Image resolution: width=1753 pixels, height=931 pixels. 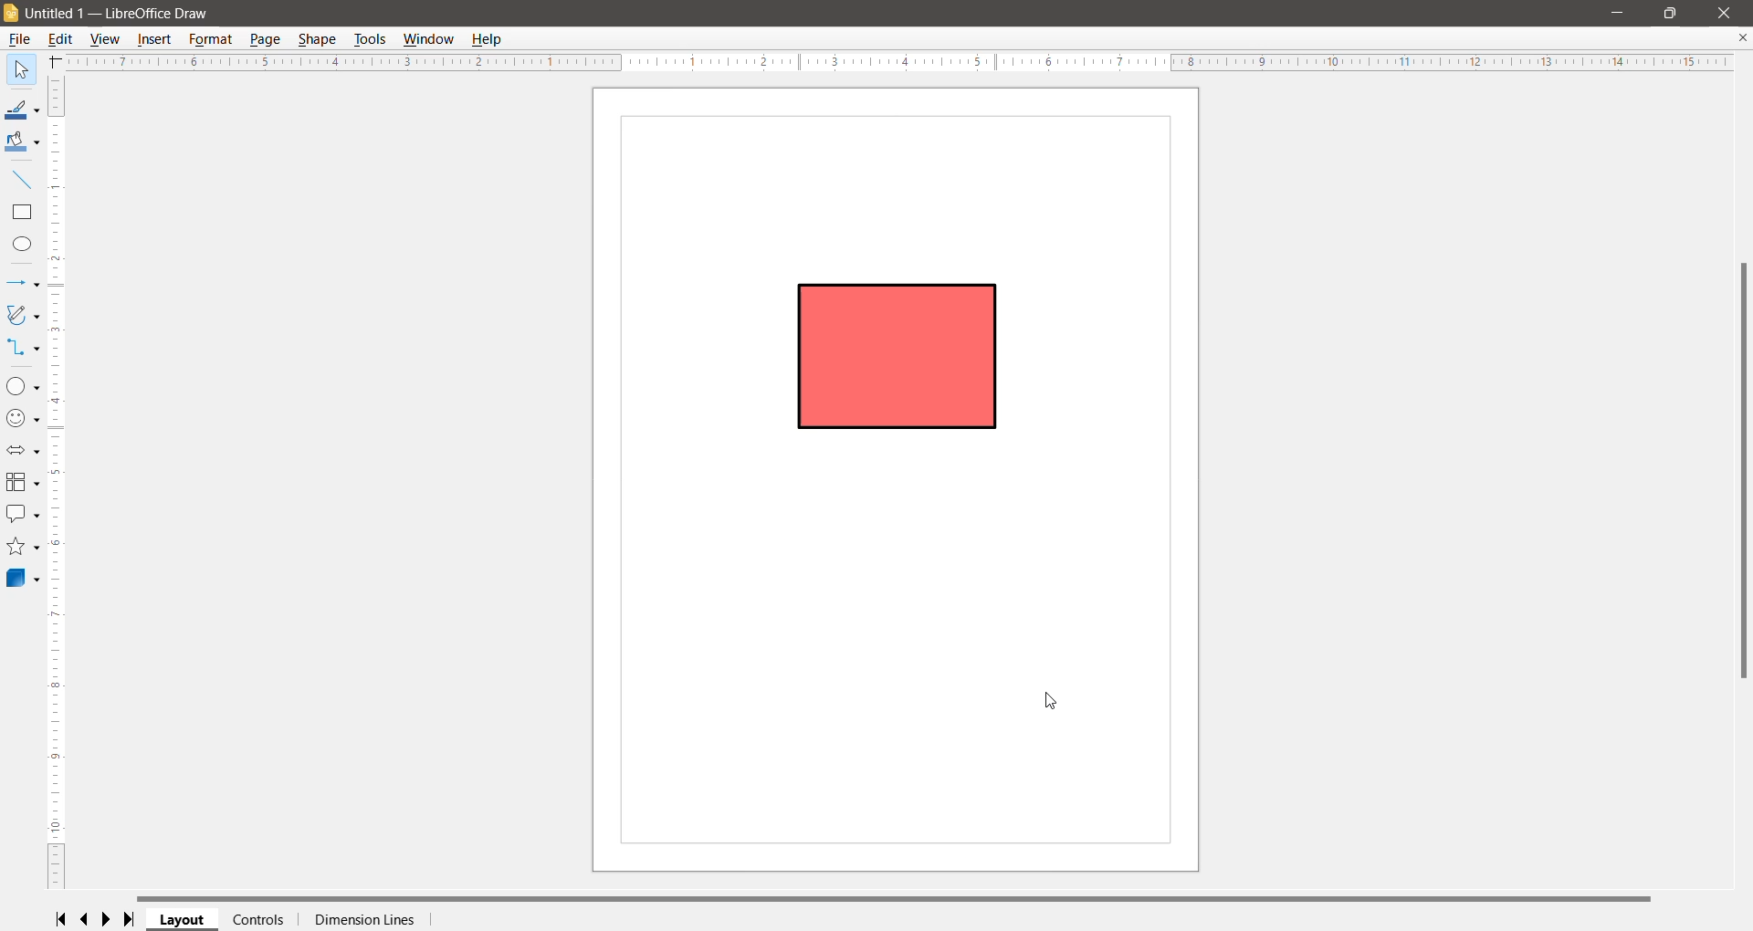 What do you see at coordinates (1618, 12) in the screenshot?
I see `Minimize` at bounding box center [1618, 12].